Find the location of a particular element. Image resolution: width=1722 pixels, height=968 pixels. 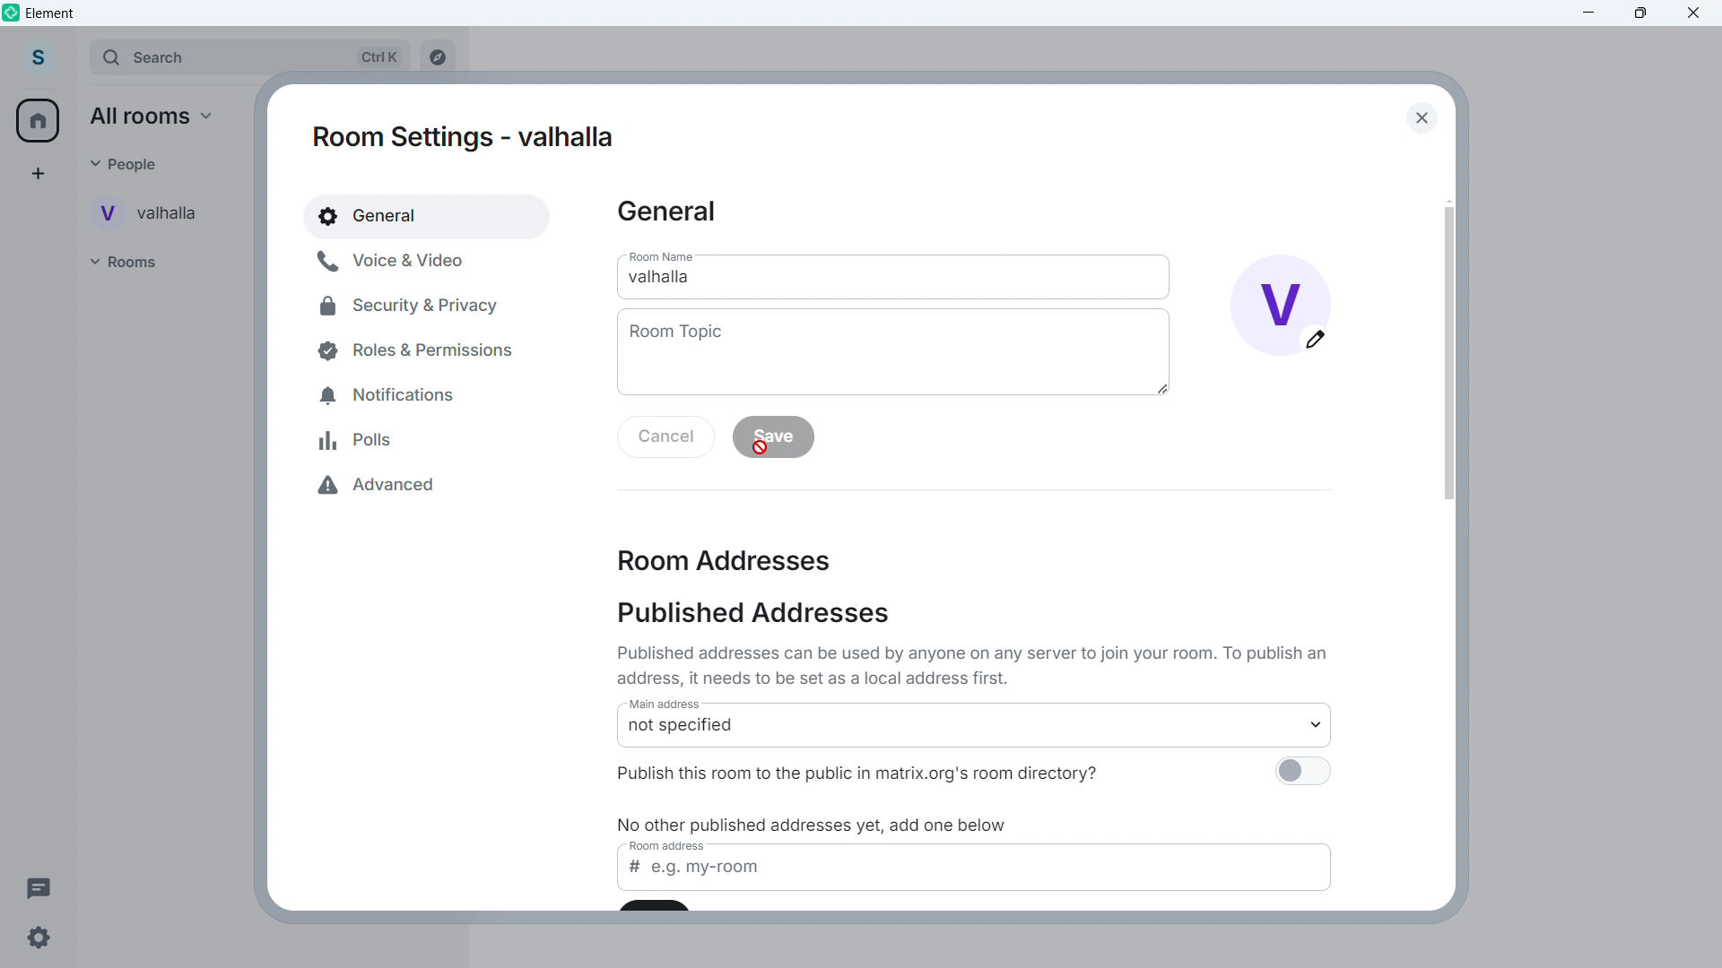

element logo is located at coordinates (12, 12).